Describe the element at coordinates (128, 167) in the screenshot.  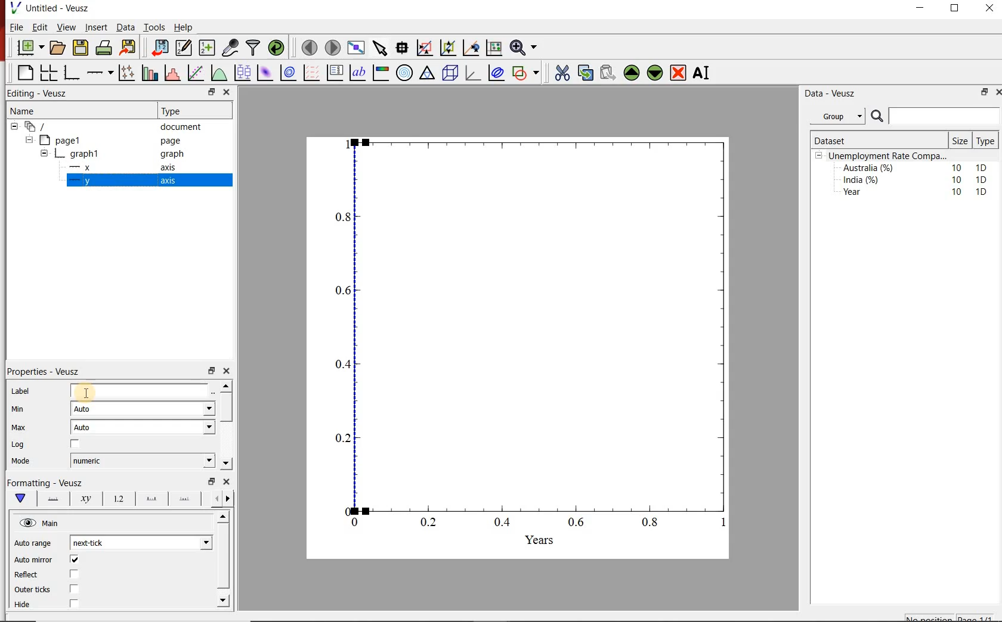
I see `x axis` at that location.